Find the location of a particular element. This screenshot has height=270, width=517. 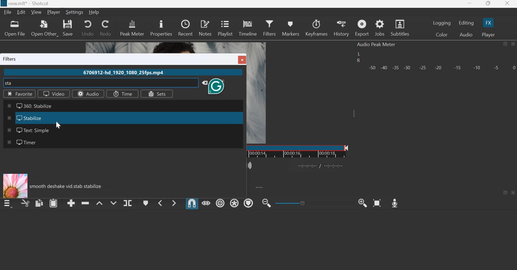

Ripple Markers is located at coordinates (249, 203).